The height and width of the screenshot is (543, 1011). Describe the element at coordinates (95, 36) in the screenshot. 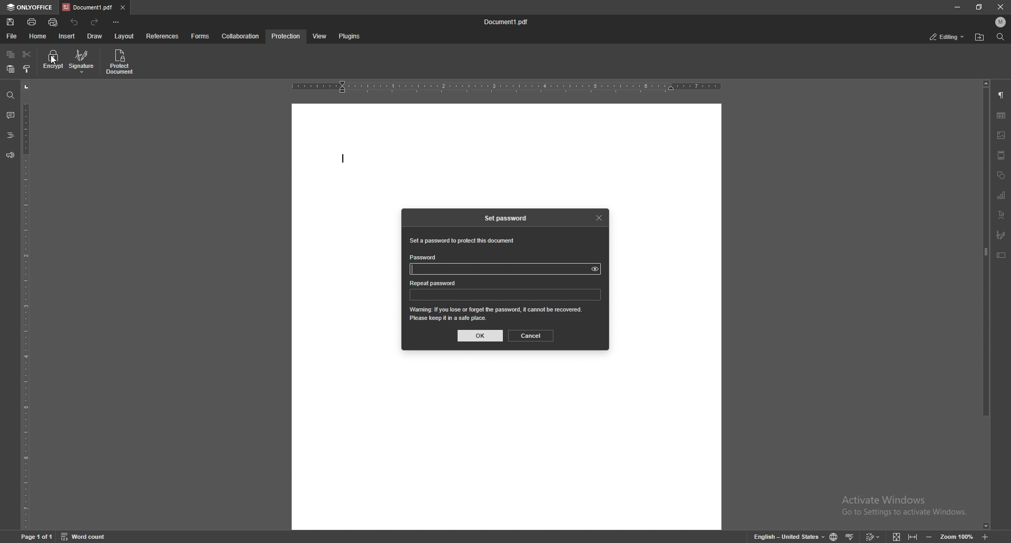

I see `draw` at that location.